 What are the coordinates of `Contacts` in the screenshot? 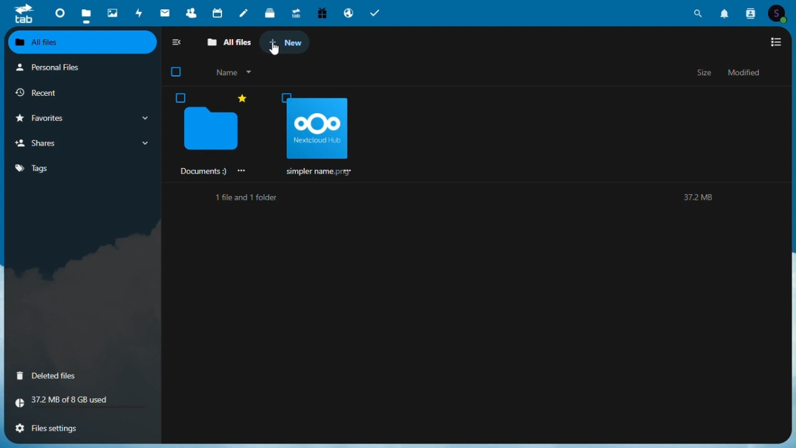 It's located at (751, 12).